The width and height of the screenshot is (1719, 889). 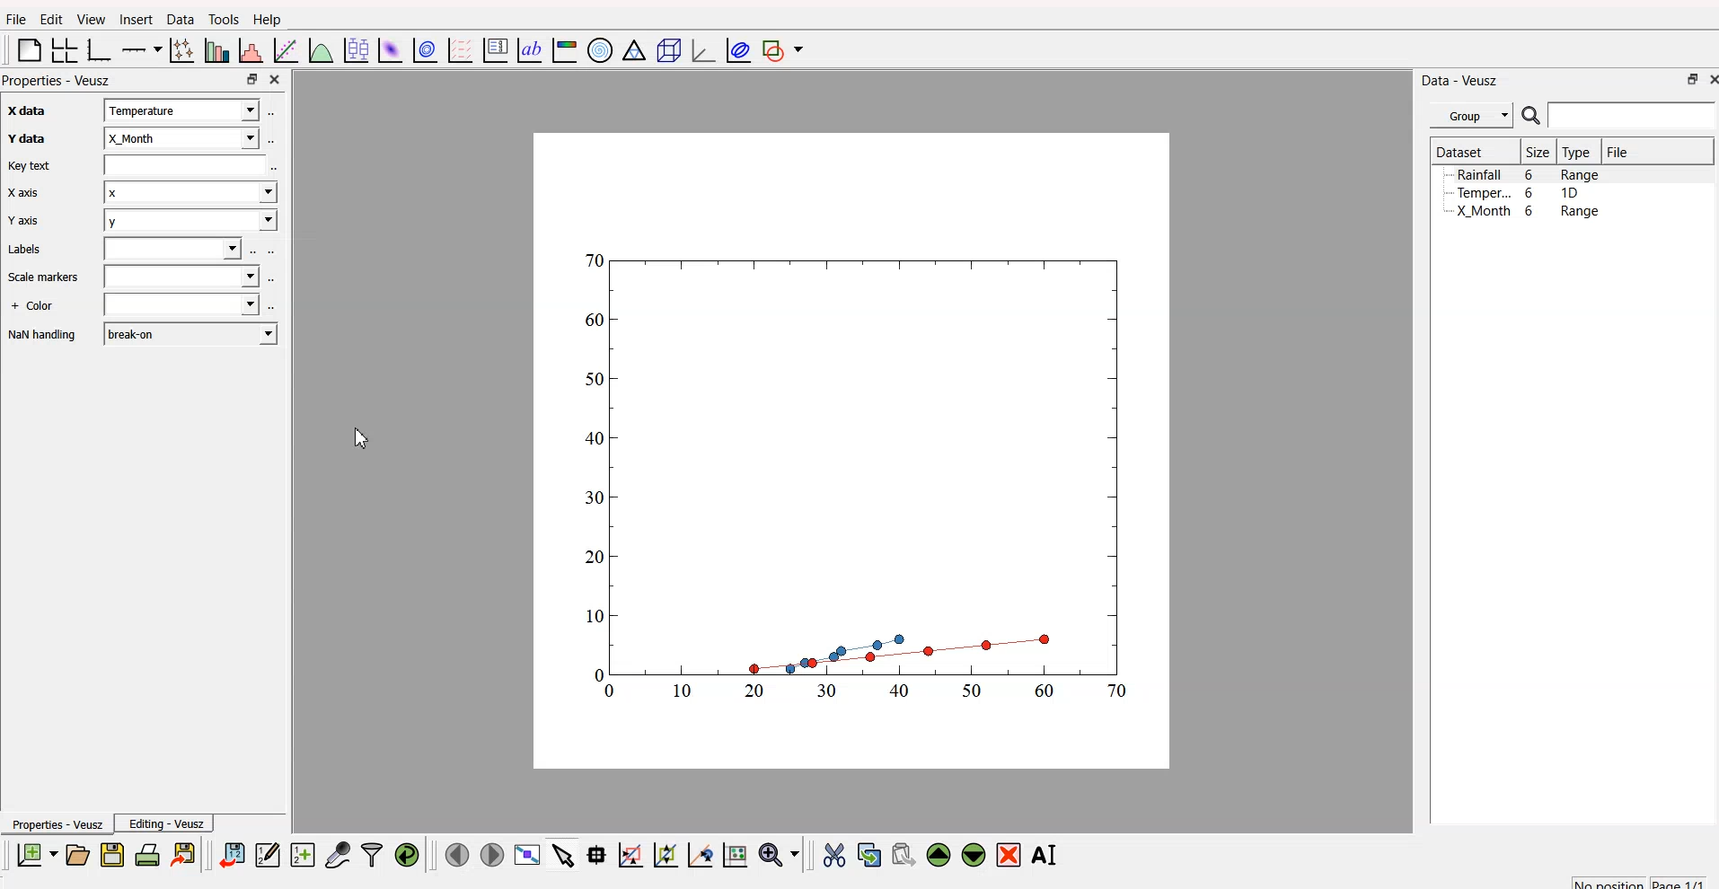 What do you see at coordinates (1638, 879) in the screenshot?
I see `no position page 1/1` at bounding box center [1638, 879].